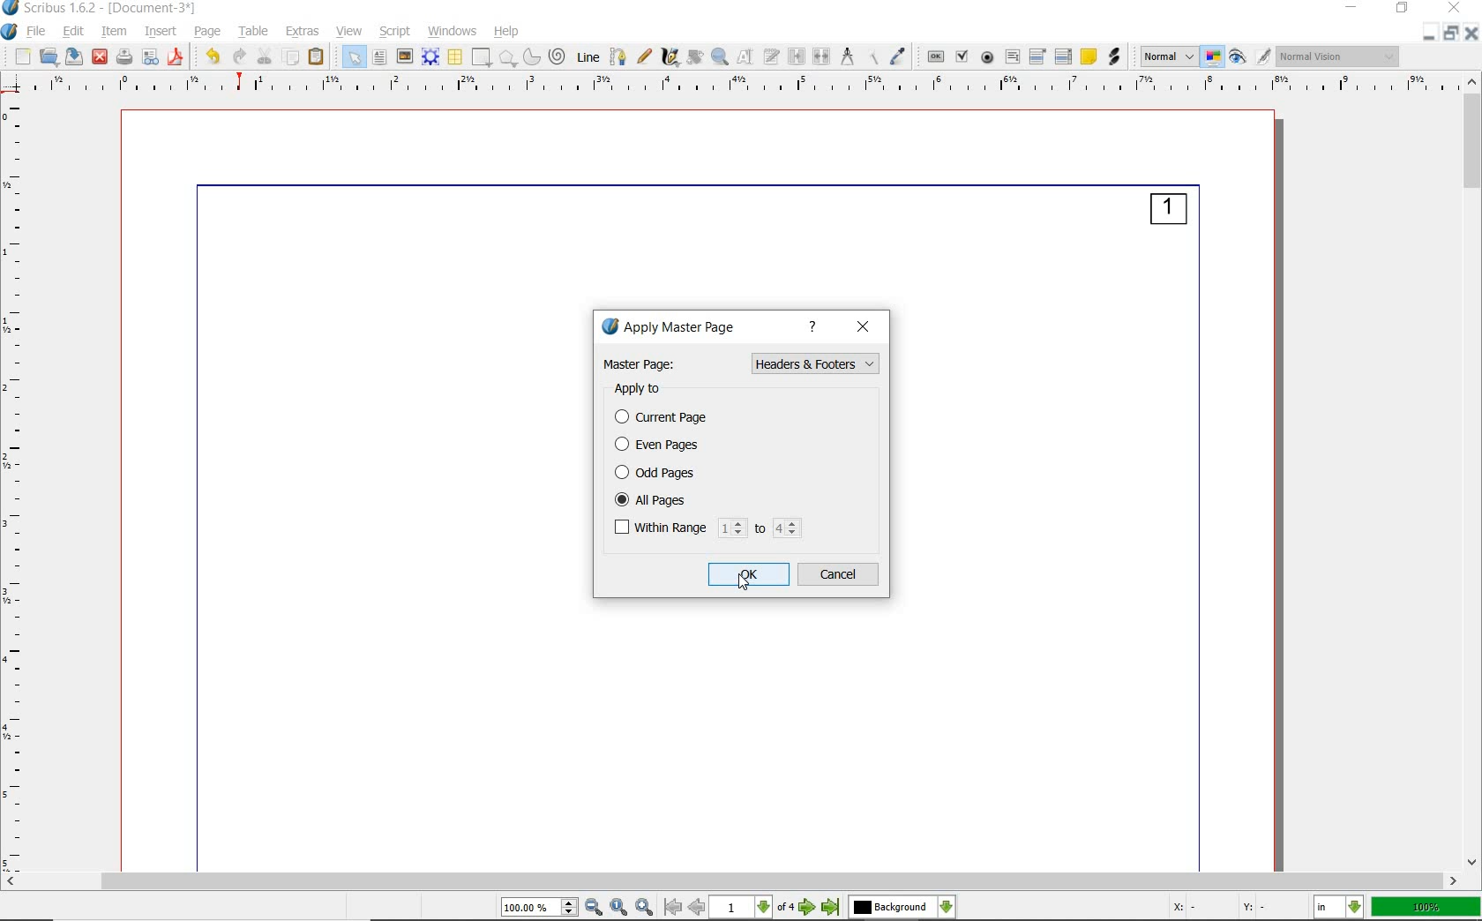 The height and width of the screenshot is (921, 1482). What do you see at coordinates (378, 57) in the screenshot?
I see `text frame` at bounding box center [378, 57].